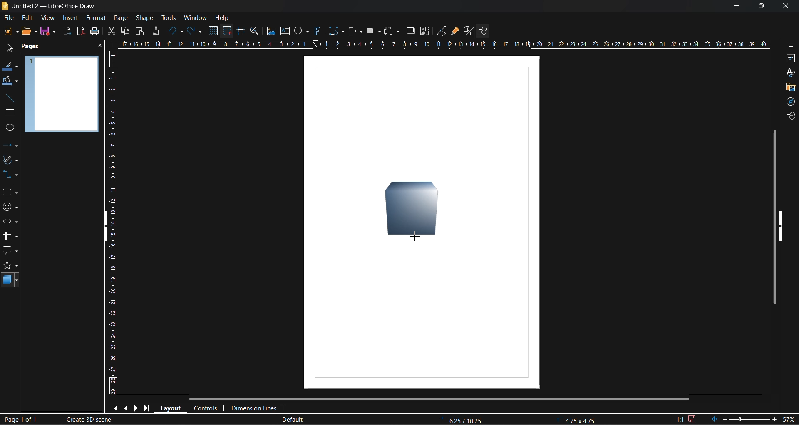 The image size is (799, 425). I want to click on previous, so click(127, 408).